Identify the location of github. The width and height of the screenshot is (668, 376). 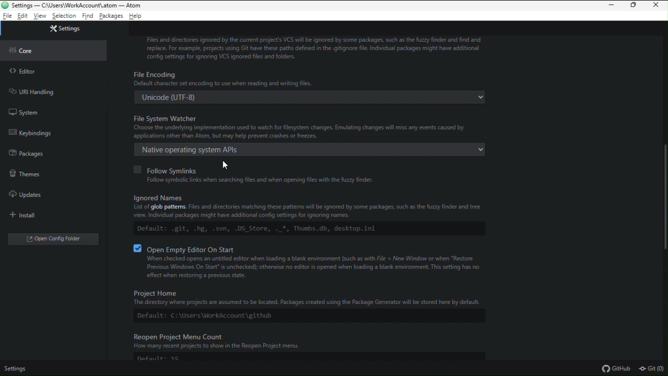
(615, 368).